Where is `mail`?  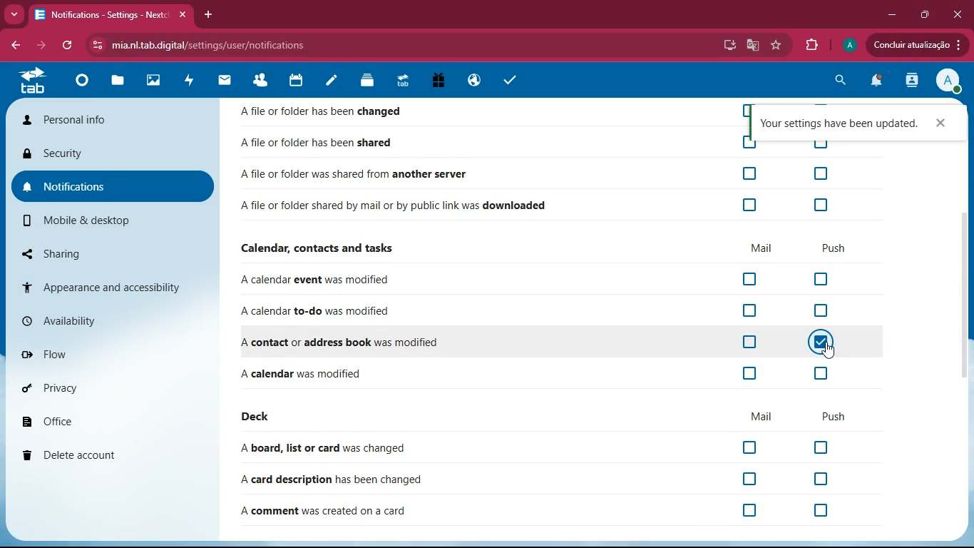 mail is located at coordinates (228, 82).